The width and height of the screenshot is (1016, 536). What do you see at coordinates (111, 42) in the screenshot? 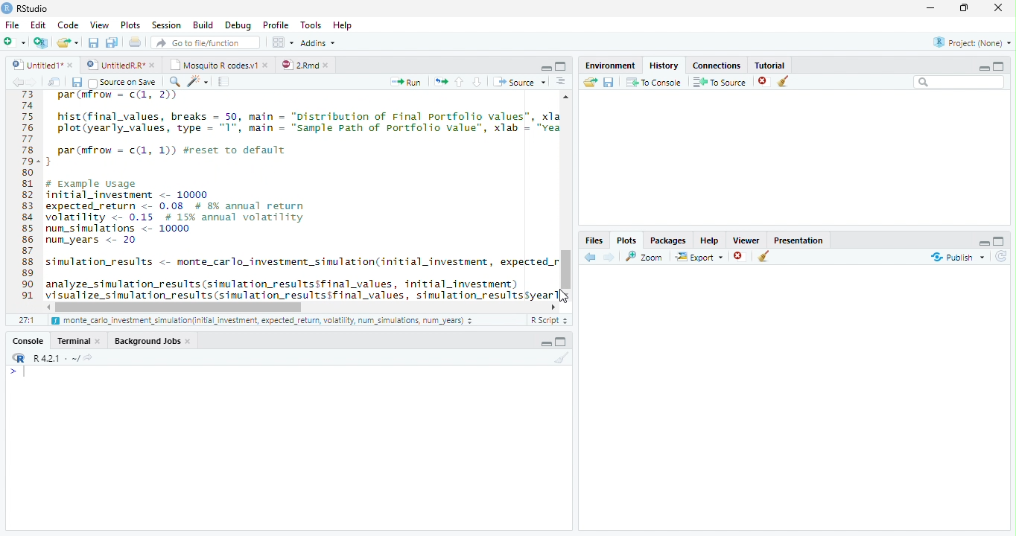
I see `Save all open files` at bounding box center [111, 42].